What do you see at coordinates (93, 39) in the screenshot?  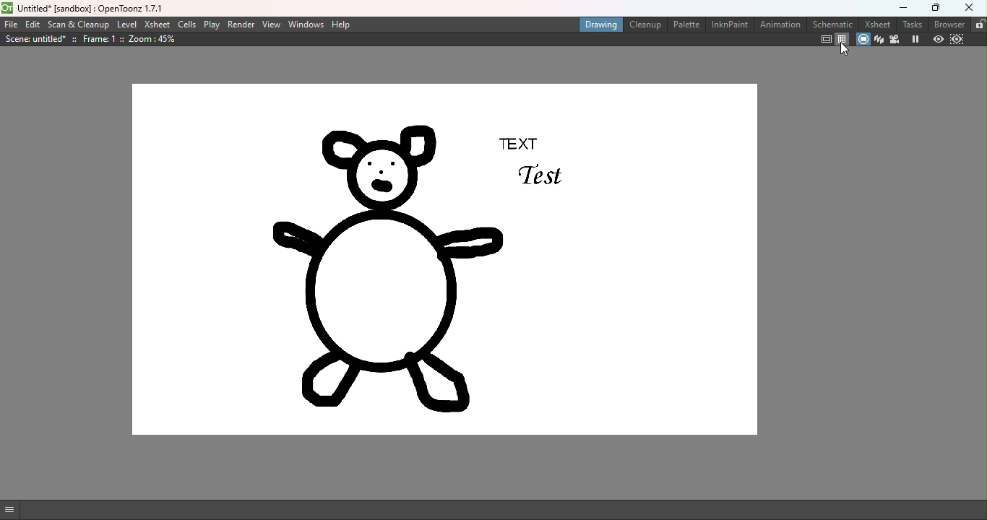 I see `Scene details` at bounding box center [93, 39].